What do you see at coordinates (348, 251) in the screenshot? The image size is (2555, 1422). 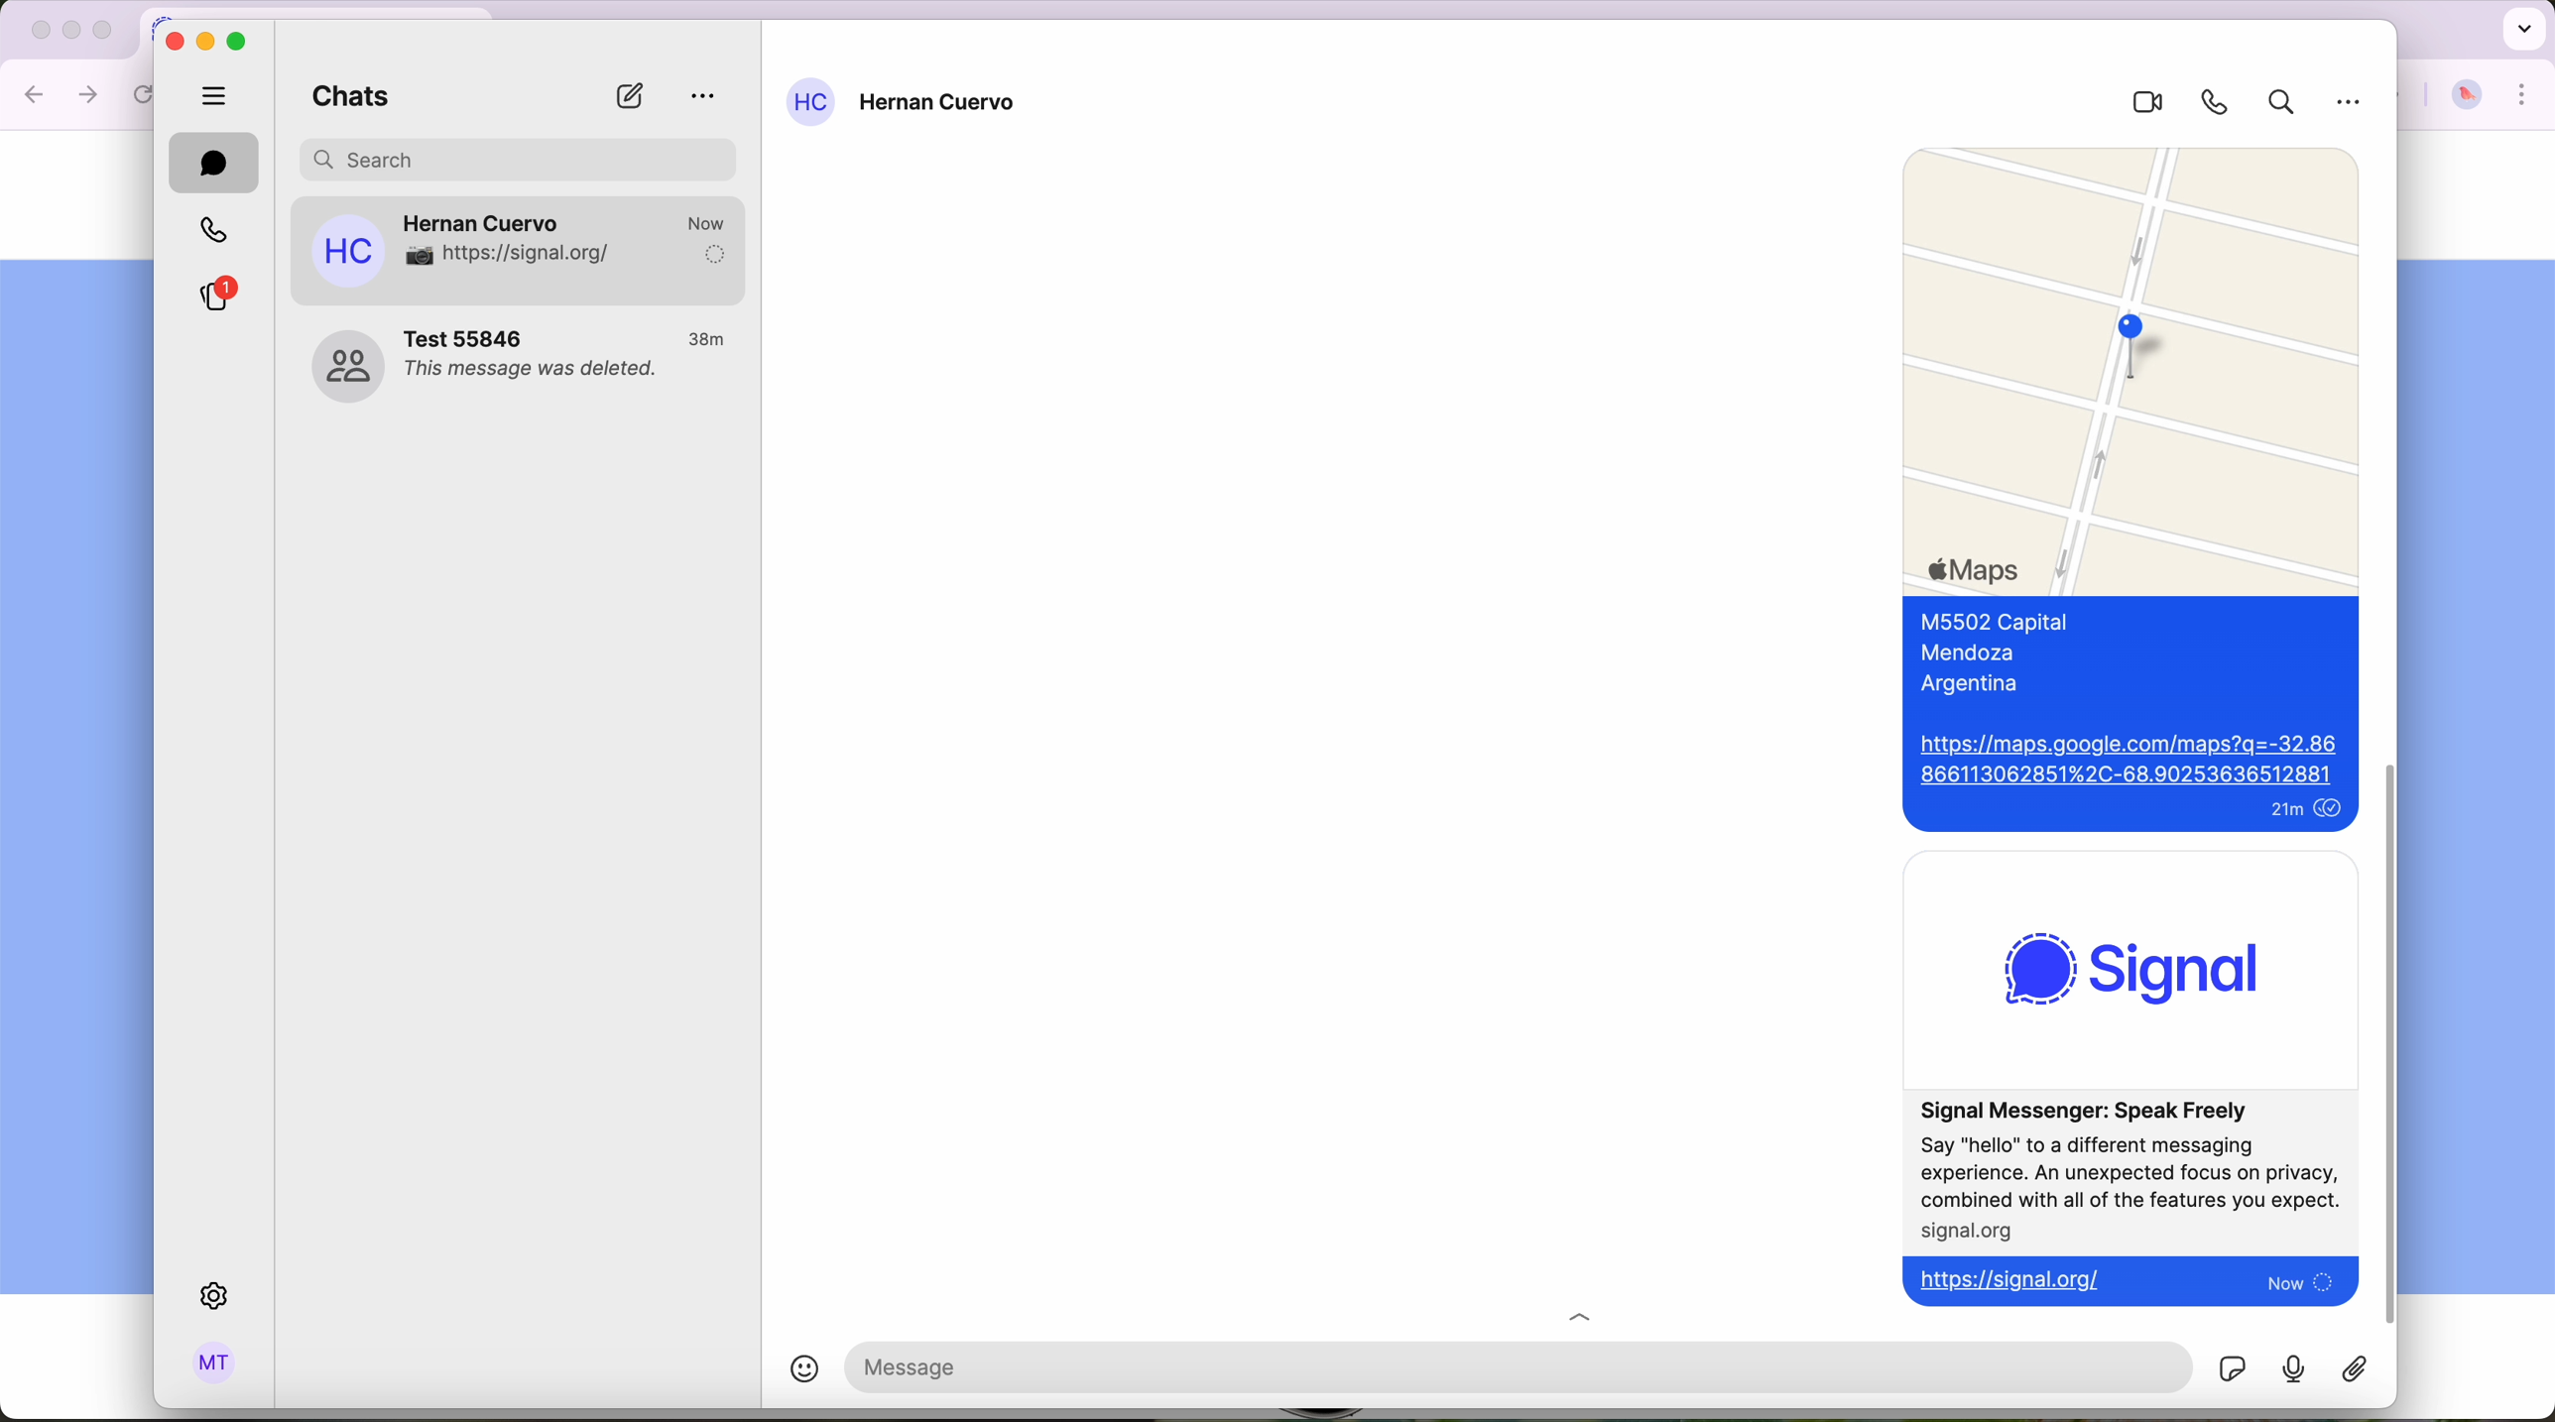 I see `profile icon` at bounding box center [348, 251].